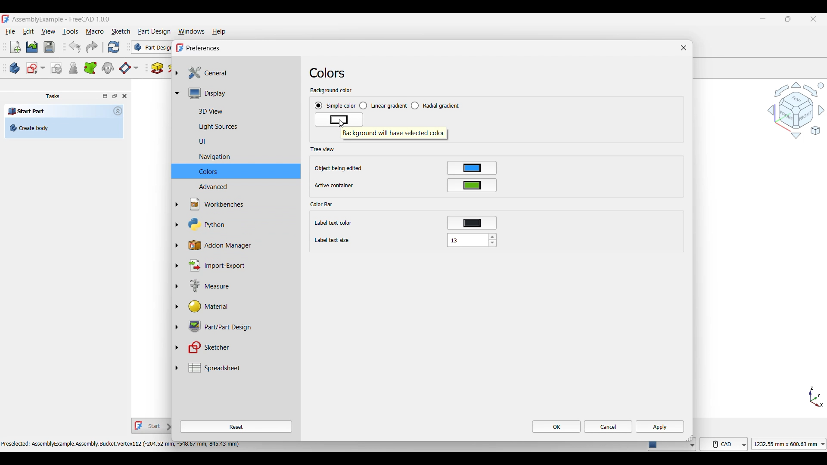 Image resolution: width=827 pixels, height=465 pixels. I want to click on Label text color, so click(336, 223).